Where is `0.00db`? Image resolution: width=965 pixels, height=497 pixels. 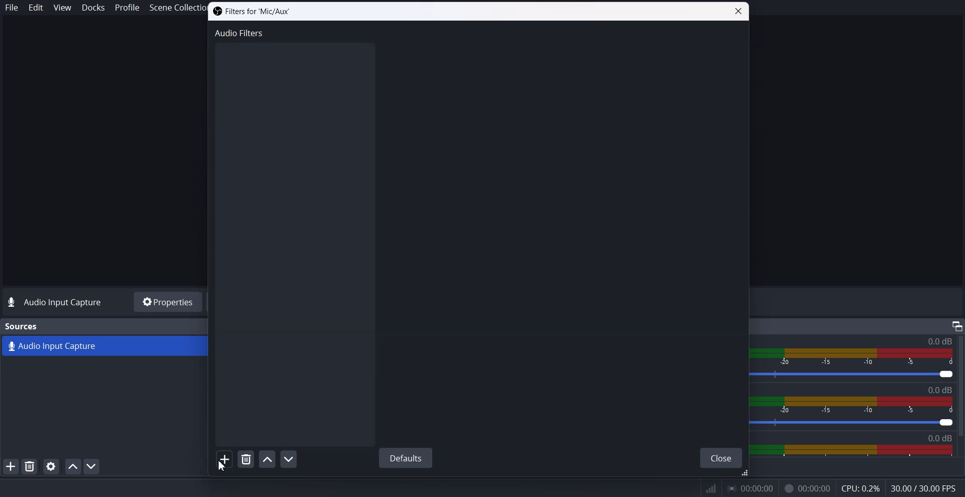
0.00db is located at coordinates (946, 438).